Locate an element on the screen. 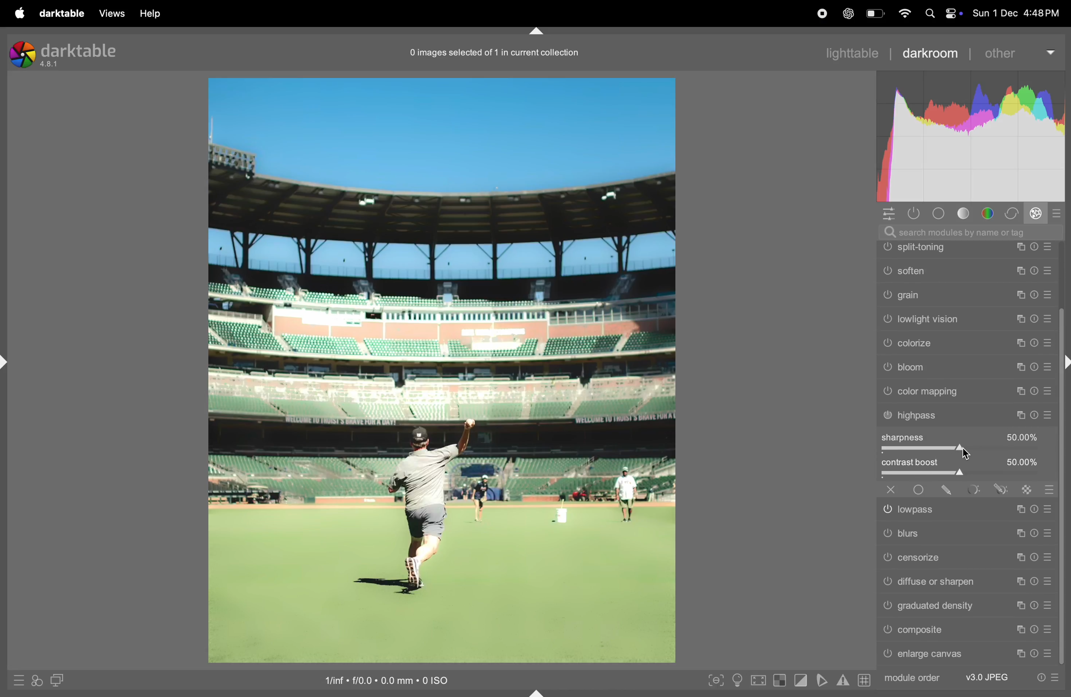 This screenshot has height=697, width=1071. presets is located at coordinates (1056, 215).